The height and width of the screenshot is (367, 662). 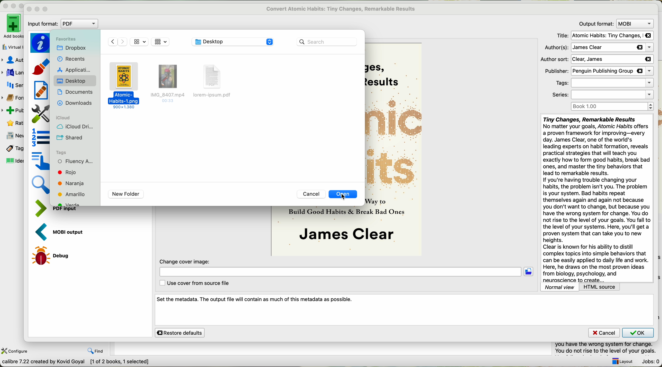 What do you see at coordinates (97, 351) in the screenshot?
I see `find` at bounding box center [97, 351].